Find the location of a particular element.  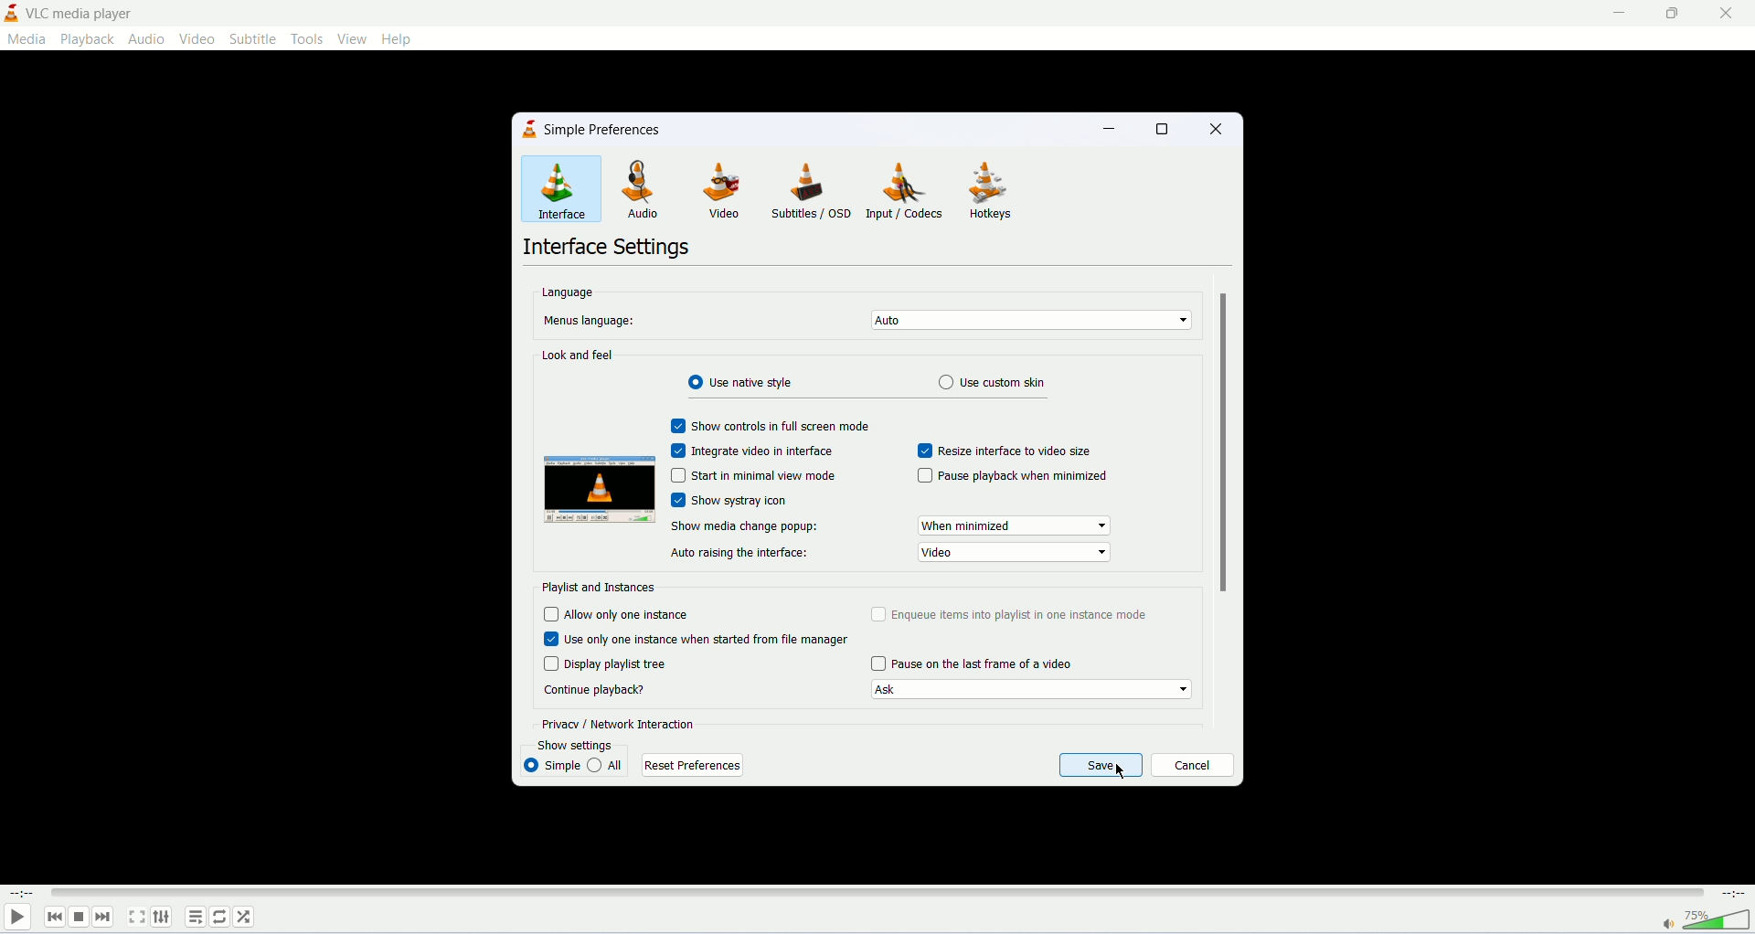

show media change popup options is located at coordinates (1014, 525).